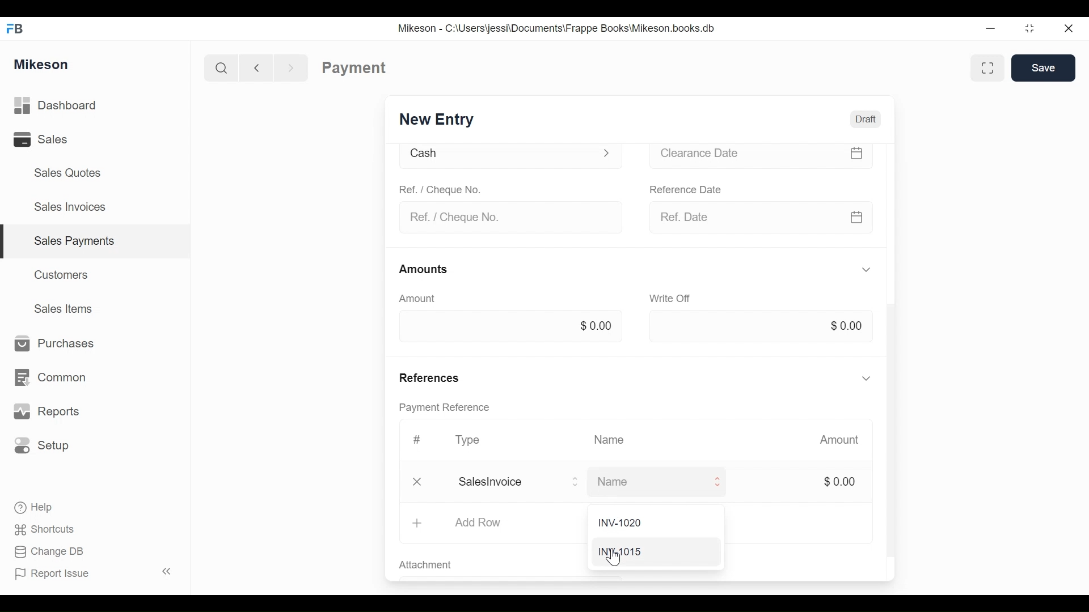 The height and width of the screenshot is (612, 1089). What do you see at coordinates (444, 191) in the screenshot?
I see `Ref. / Cheque No.` at bounding box center [444, 191].